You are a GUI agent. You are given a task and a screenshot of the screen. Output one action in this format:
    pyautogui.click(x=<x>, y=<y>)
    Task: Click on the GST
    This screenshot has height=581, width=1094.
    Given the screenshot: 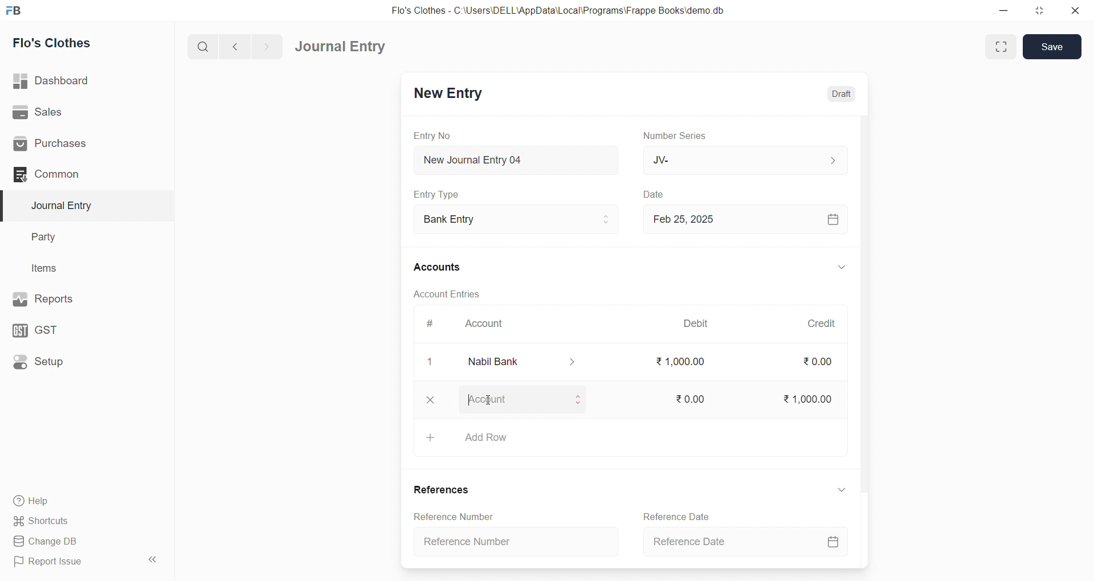 What is the action you would take?
    pyautogui.click(x=79, y=328)
    